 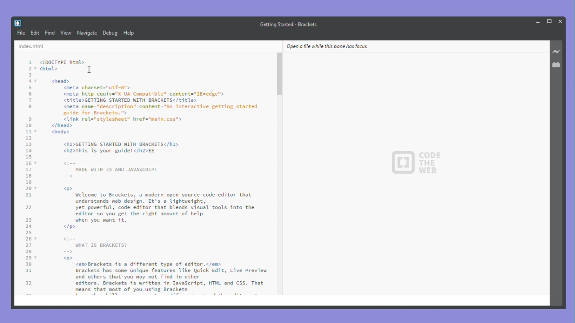 I want to click on 16, so click(x=29, y=164).